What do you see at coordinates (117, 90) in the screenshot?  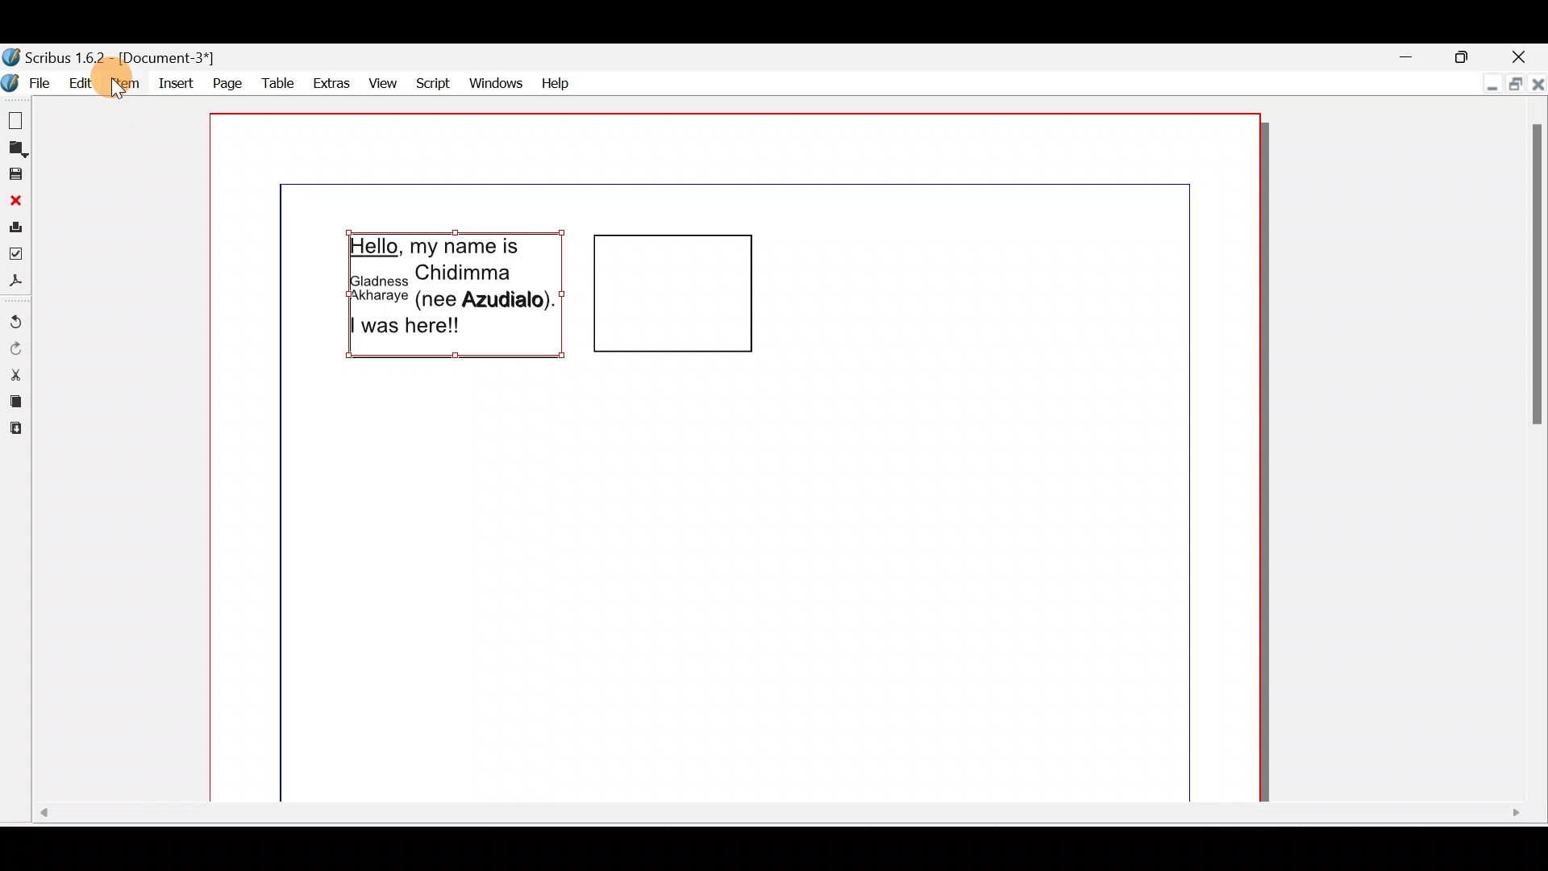 I see `Cursor` at bounding box center [117, 90].